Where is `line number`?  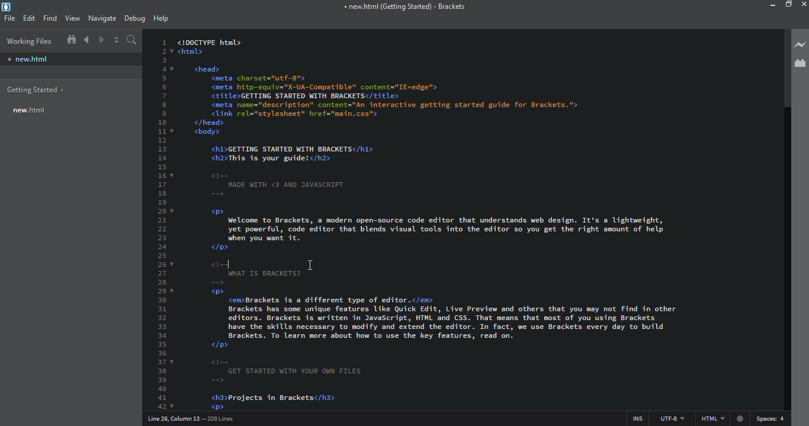 line number is located at coordinates (165, 223).